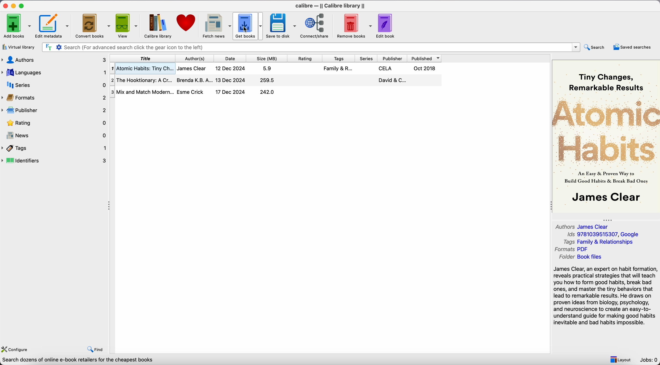  What do you see at coordinates (247, 26) in the screenshot?
I see `click on get books` at bounding box center [247, 26].